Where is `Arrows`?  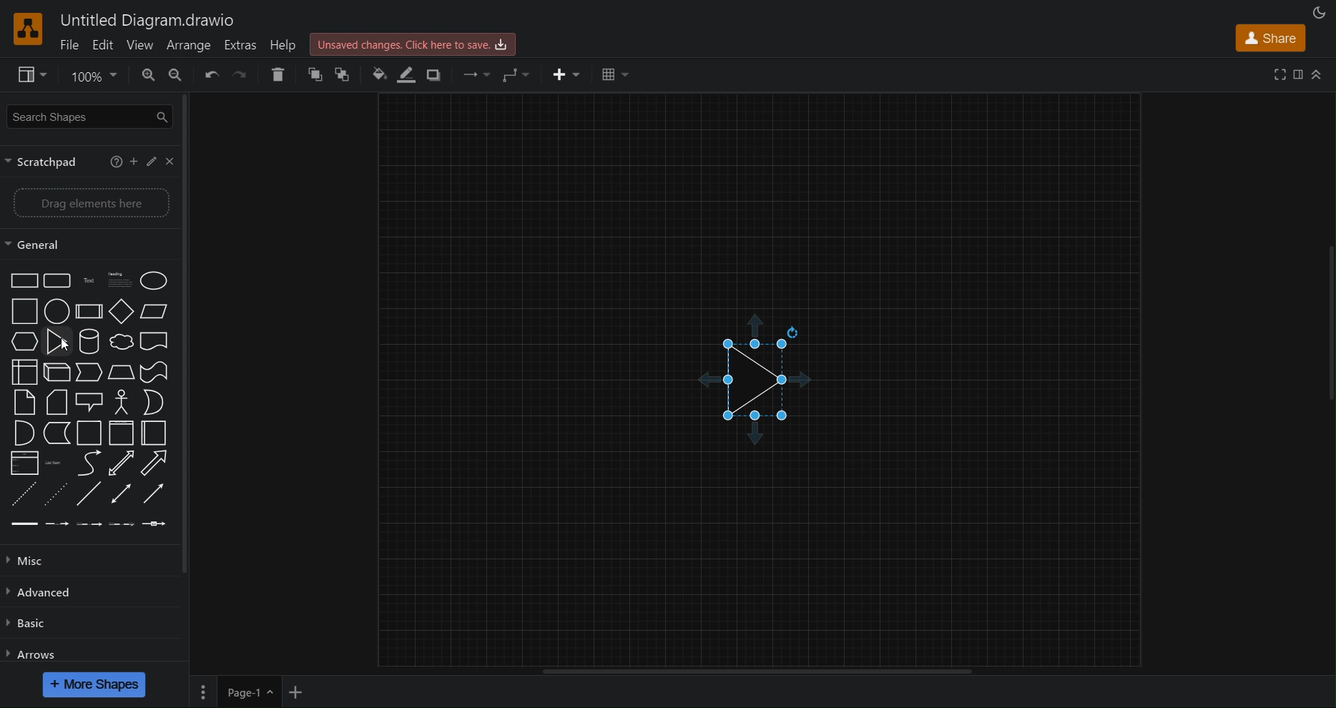 Arrows is located at coordinates (35, 655).